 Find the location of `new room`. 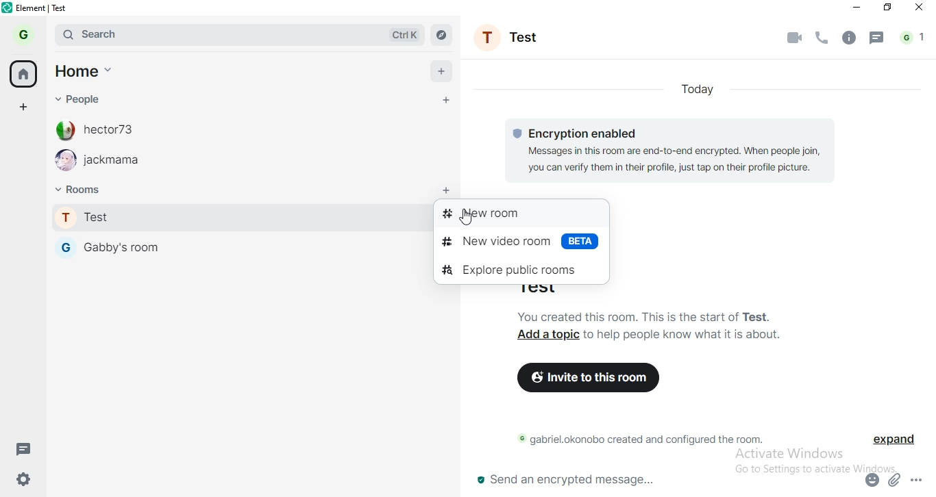

new room is located at coordinates (522, 213).